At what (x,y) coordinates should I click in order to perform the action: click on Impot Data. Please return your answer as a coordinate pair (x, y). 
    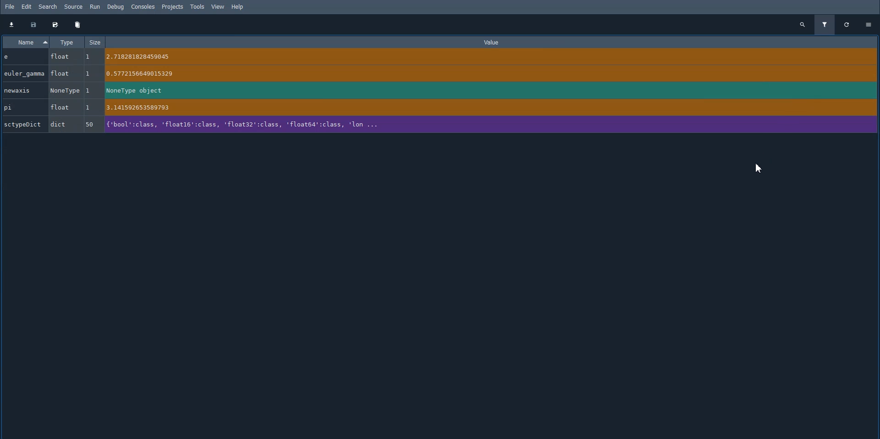
    Looking at the image, I should click on (11, 24).